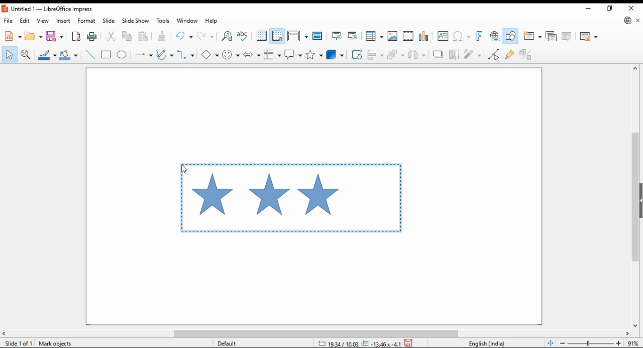 This screenshot has width=643, height=348. I want to click on lines and arrows, so click(144, 54).